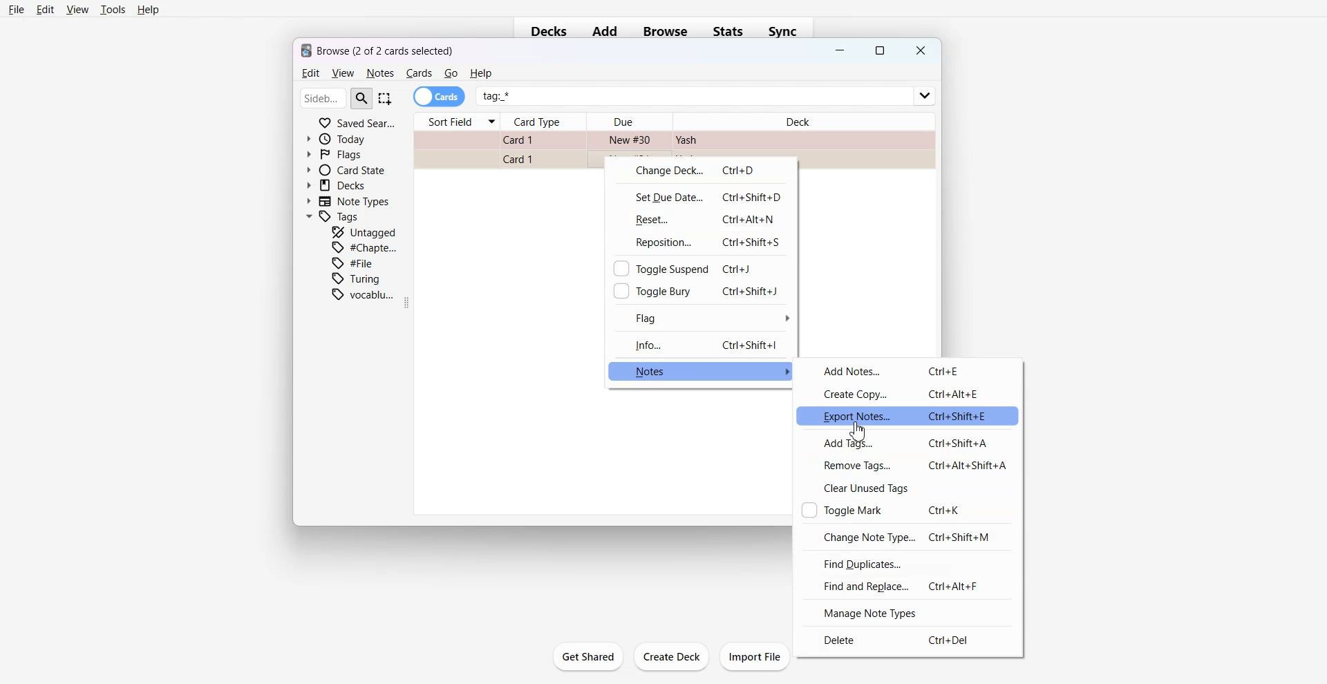 This screenshot has height=684, width=1327. What do you see at coordinates (802, 118) in the screenshot?
I see `Deck` at bounding box center [802, 118].